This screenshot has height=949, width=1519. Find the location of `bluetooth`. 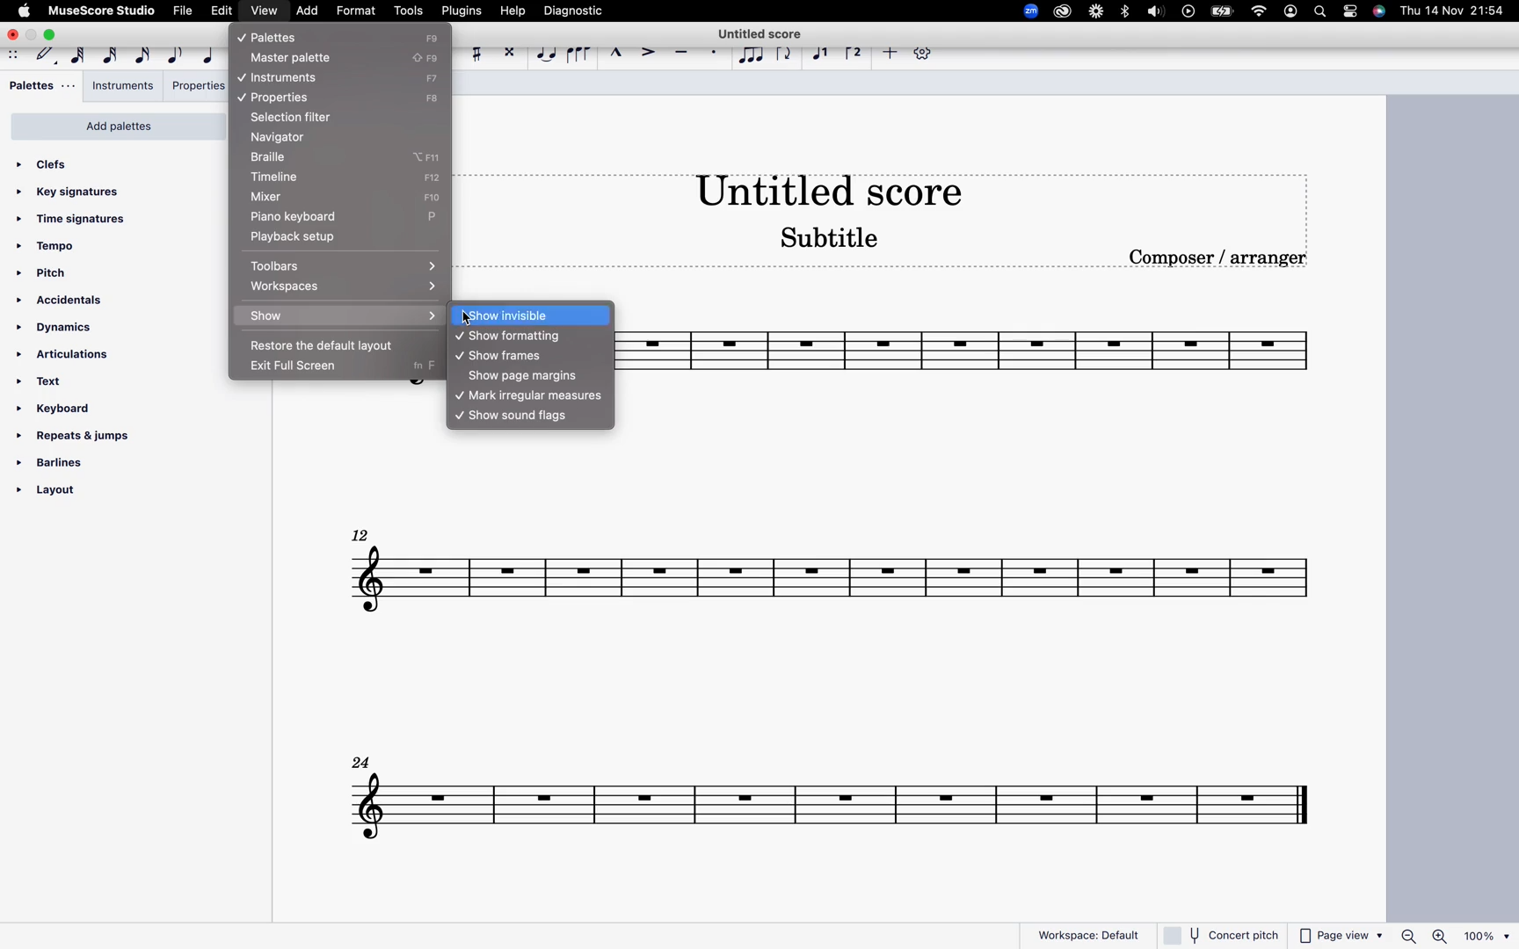

bluetooth is located at coordinates (1128, 11).